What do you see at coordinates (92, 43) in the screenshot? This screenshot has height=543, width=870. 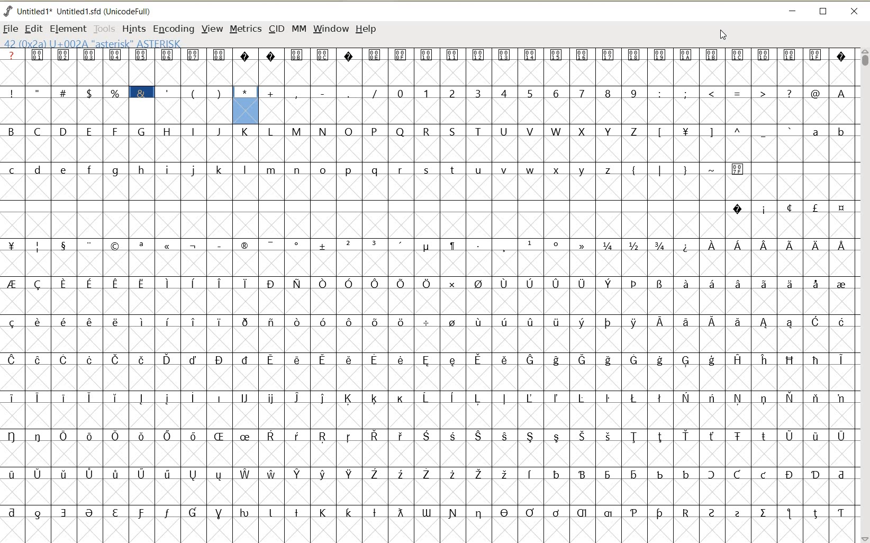 I see `42 (0x2A) U+002A "Asterisk" ASTERISK` at bounding box center [92, 43].